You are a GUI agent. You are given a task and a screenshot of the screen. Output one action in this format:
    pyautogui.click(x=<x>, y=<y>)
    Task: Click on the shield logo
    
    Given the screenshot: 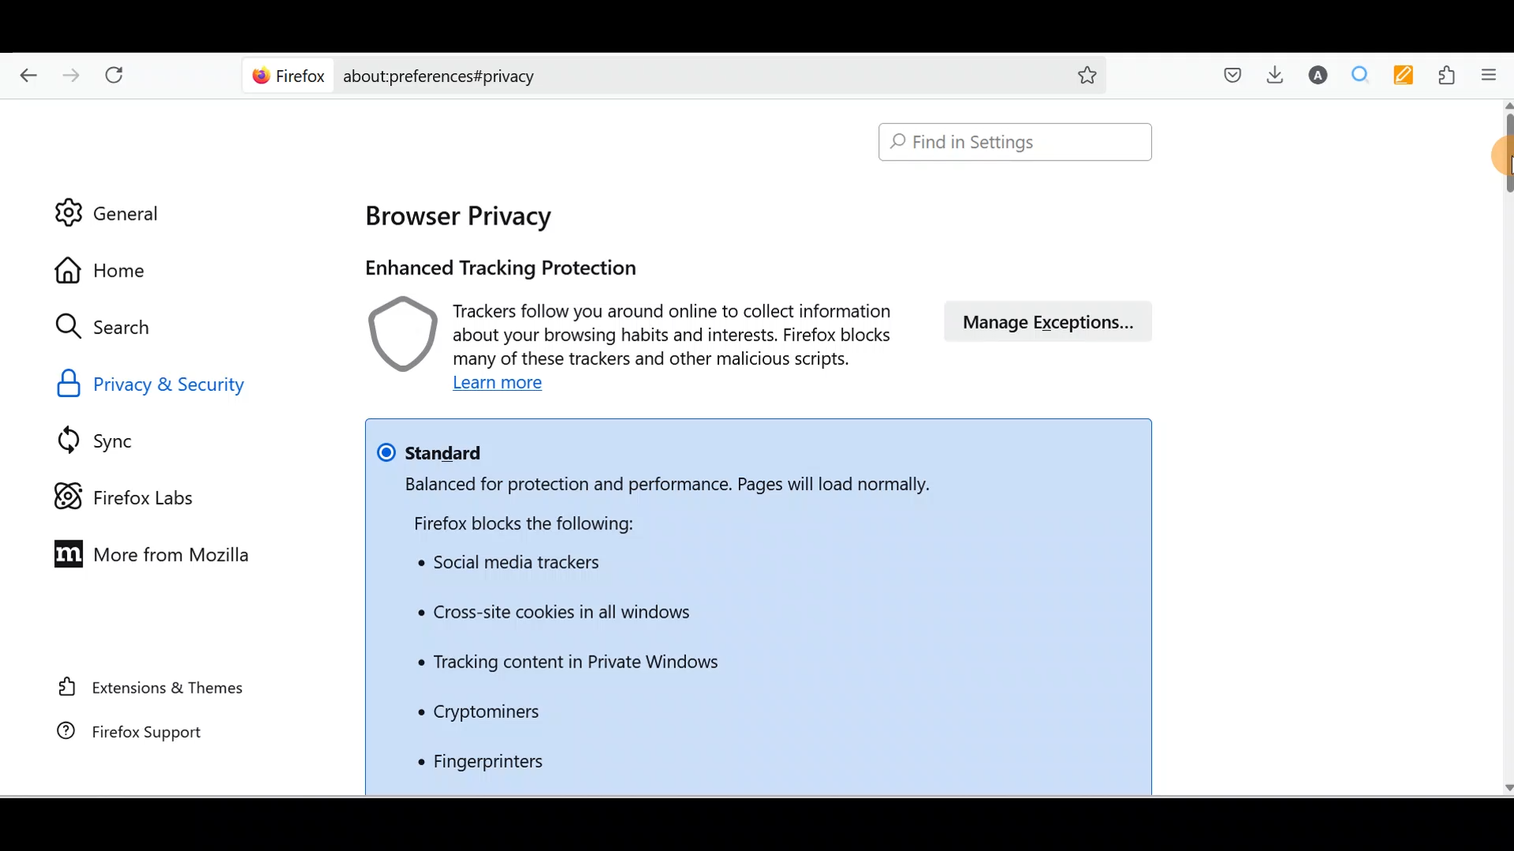 What is the action you would take?
    pyautogui.click(x=393, y=333)
    